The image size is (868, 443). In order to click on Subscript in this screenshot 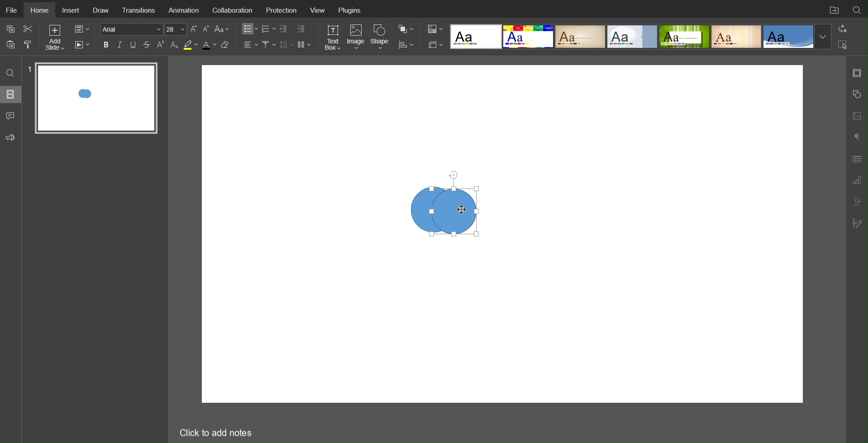, I will do `click(175, 45)`.